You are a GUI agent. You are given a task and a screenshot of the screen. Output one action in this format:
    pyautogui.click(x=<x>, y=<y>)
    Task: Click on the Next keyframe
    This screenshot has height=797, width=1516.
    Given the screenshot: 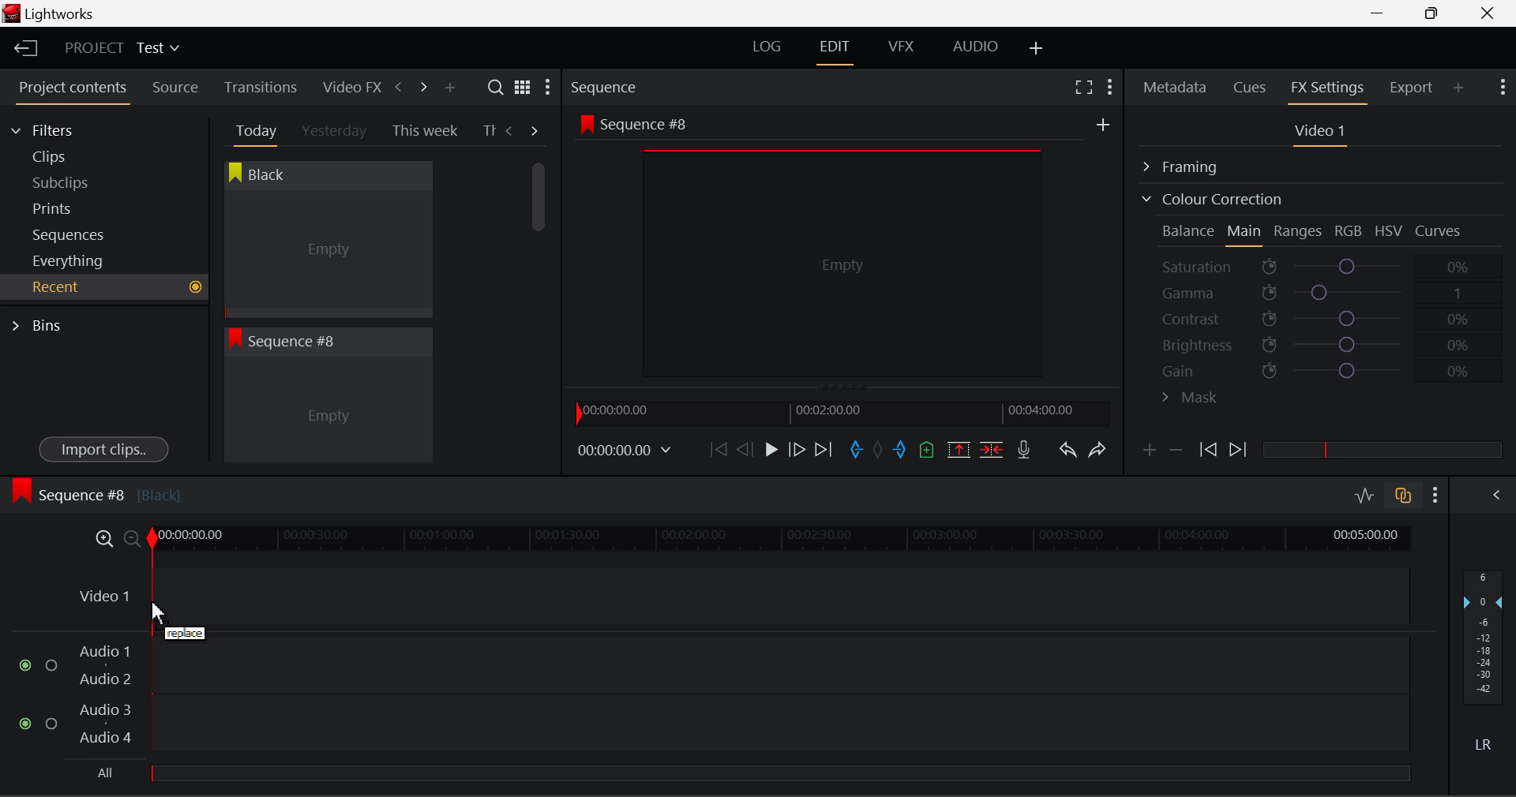 What is the action you would take?
    pyautogui.click(x=1240, y=451)
    